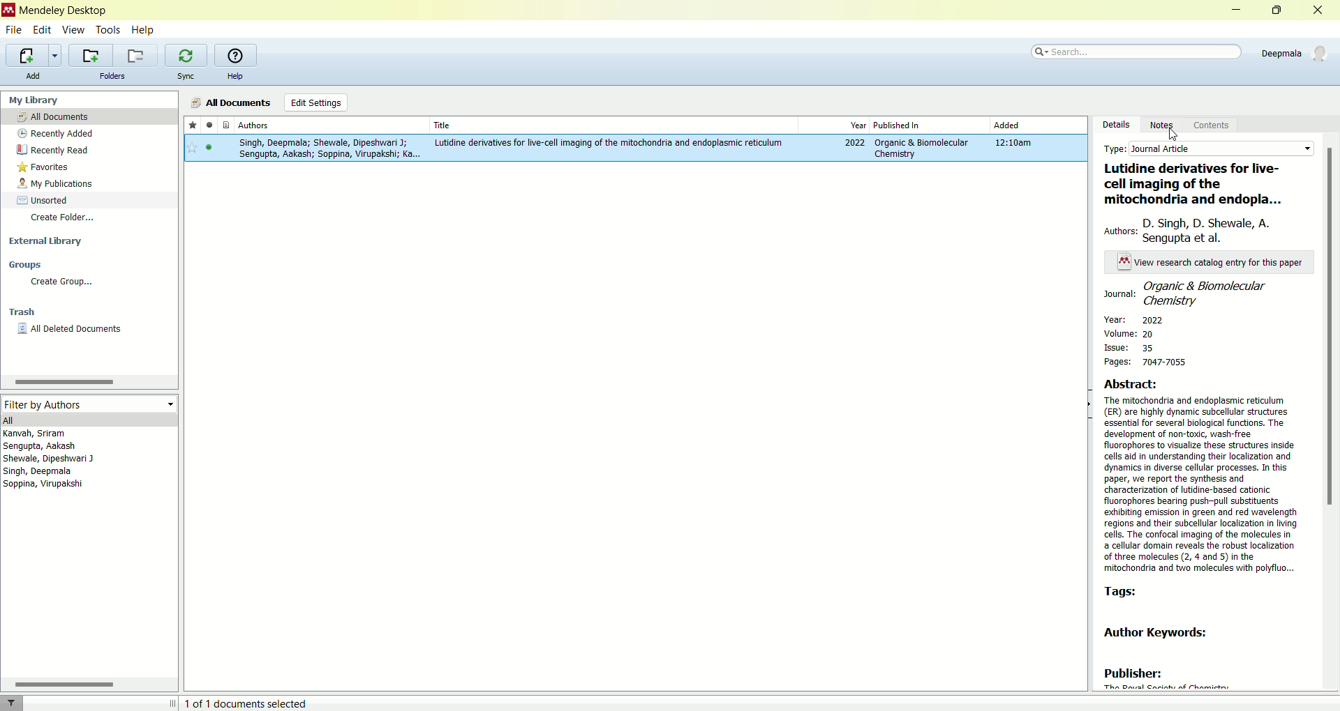 The image size is (1340, 711). Describe the element at coordinates (1134, 320) in the screenshot. I see `year : 2022` at that location.